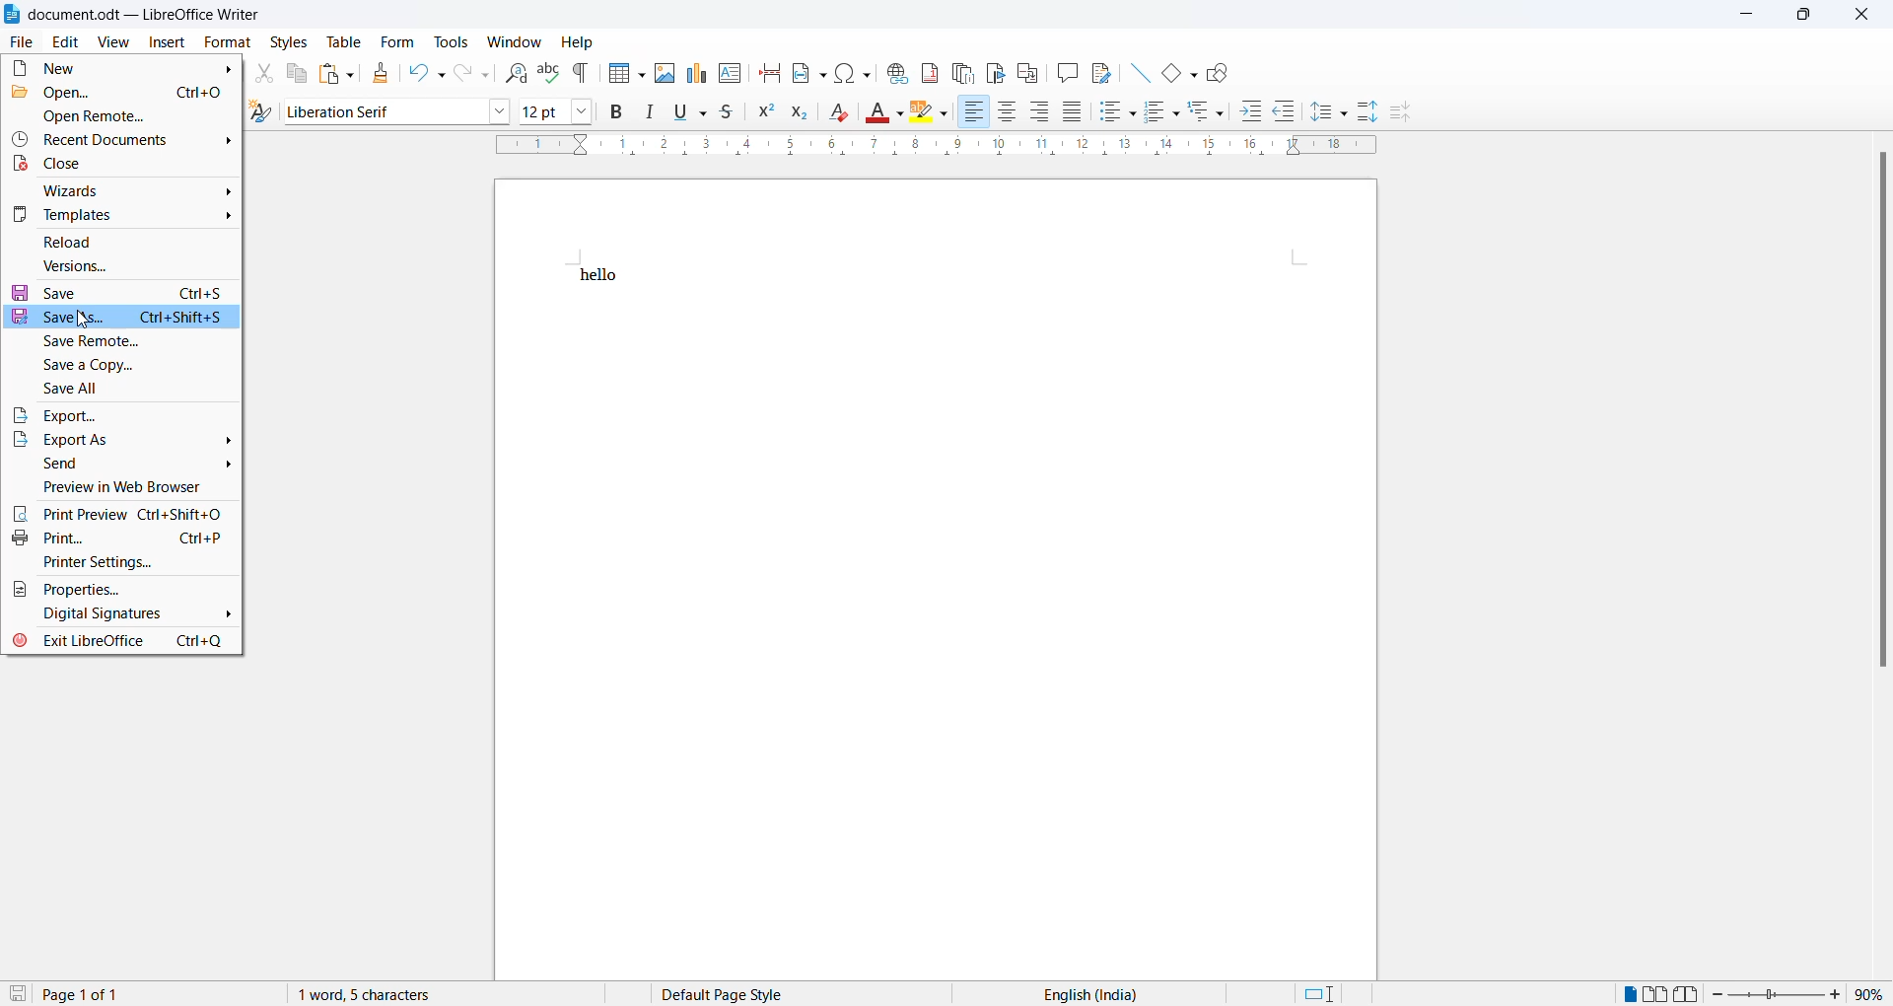  What do you see at coordinates (119, 489) in the screenshot?
I see `Preview web browser` at bounding box center [119, 489].